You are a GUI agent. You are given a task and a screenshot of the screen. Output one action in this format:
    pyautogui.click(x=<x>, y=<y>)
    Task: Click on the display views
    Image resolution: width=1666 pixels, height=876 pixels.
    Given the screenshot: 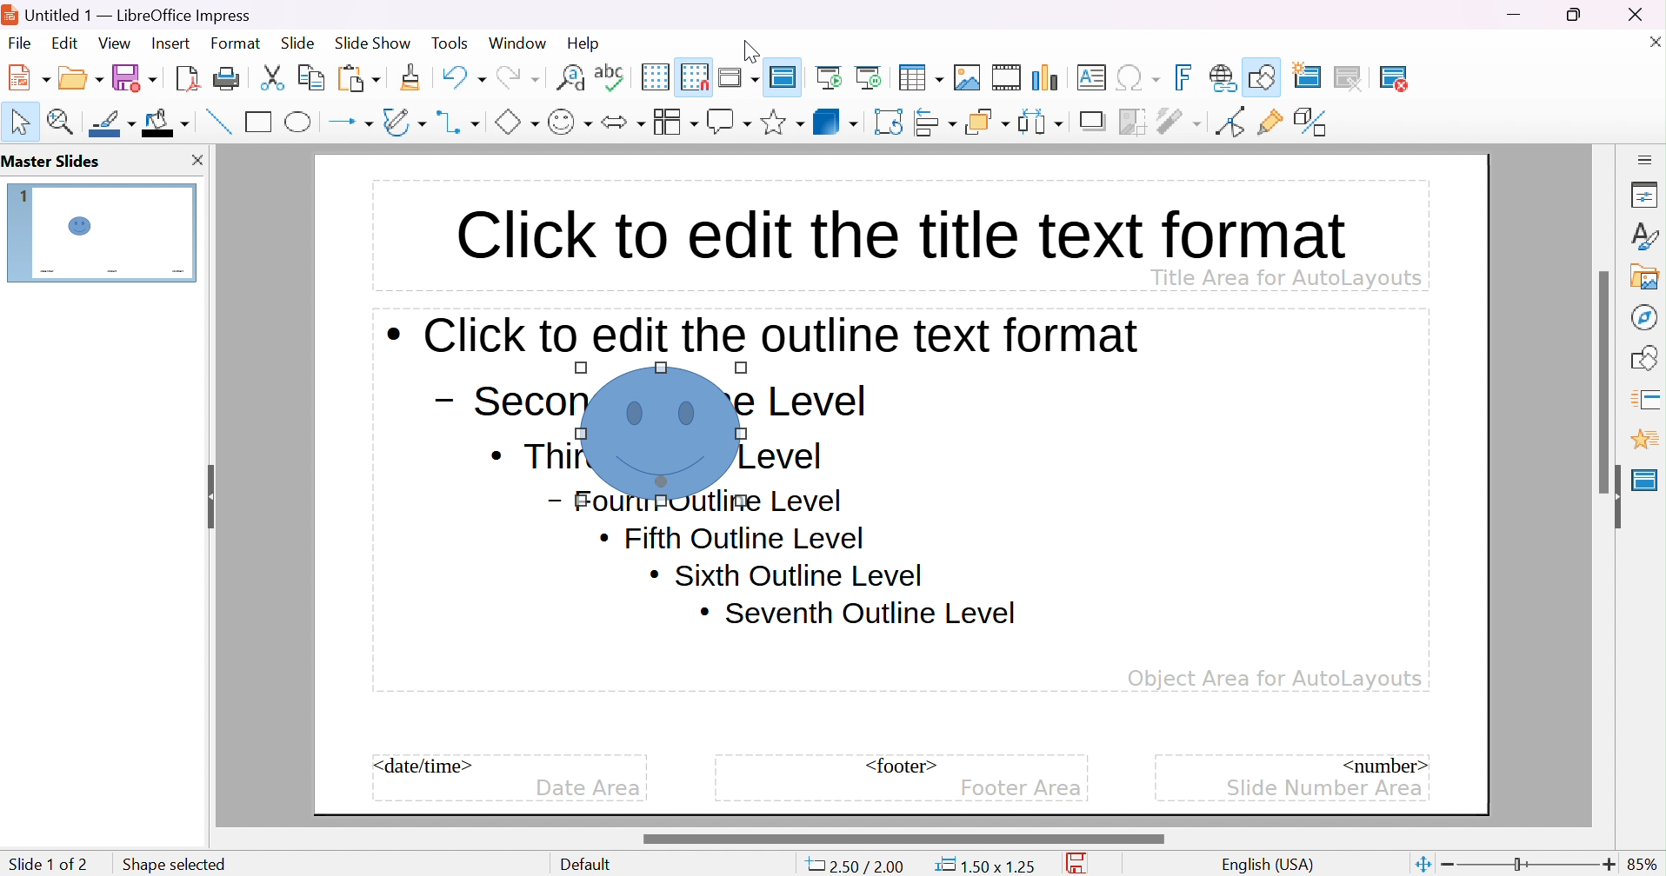 What is the action you would take?
    pyautogui.click(x=741, y=76)
    